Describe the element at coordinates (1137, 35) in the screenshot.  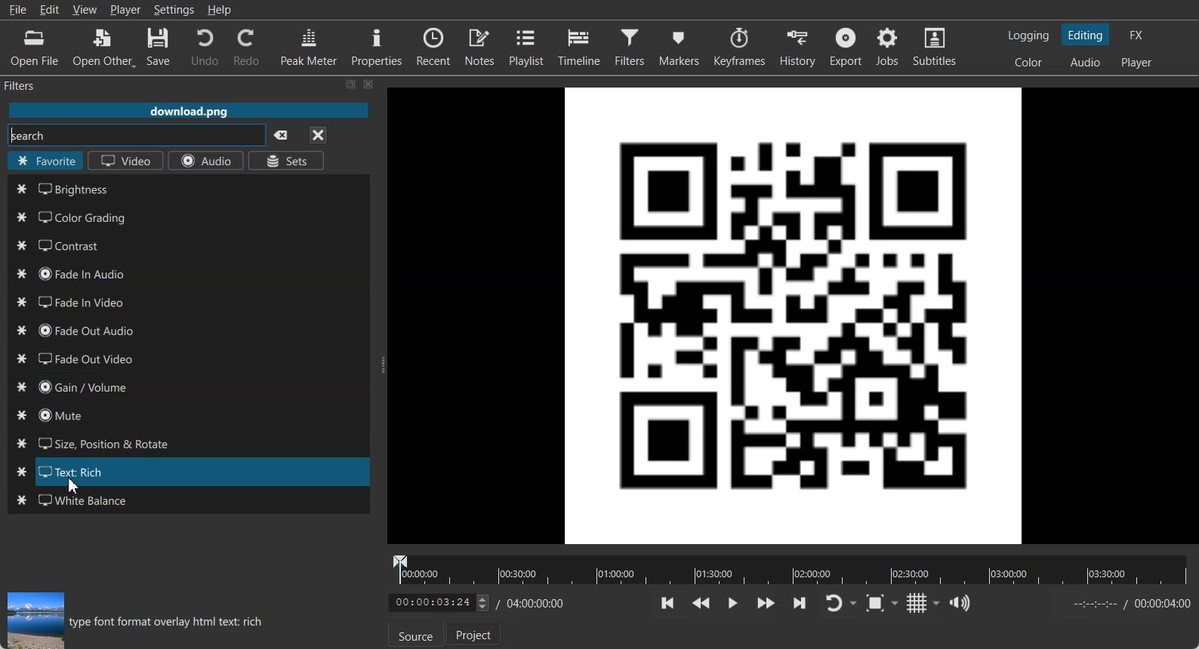
I see `Switching to the Effect layout` at that location.